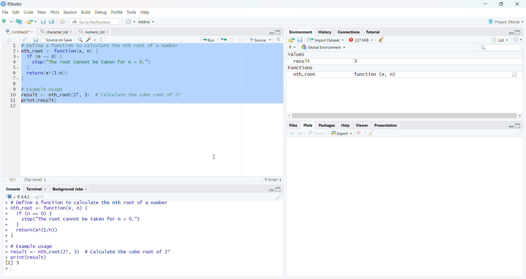  I want to click on Source on Save, so click(56, 40).